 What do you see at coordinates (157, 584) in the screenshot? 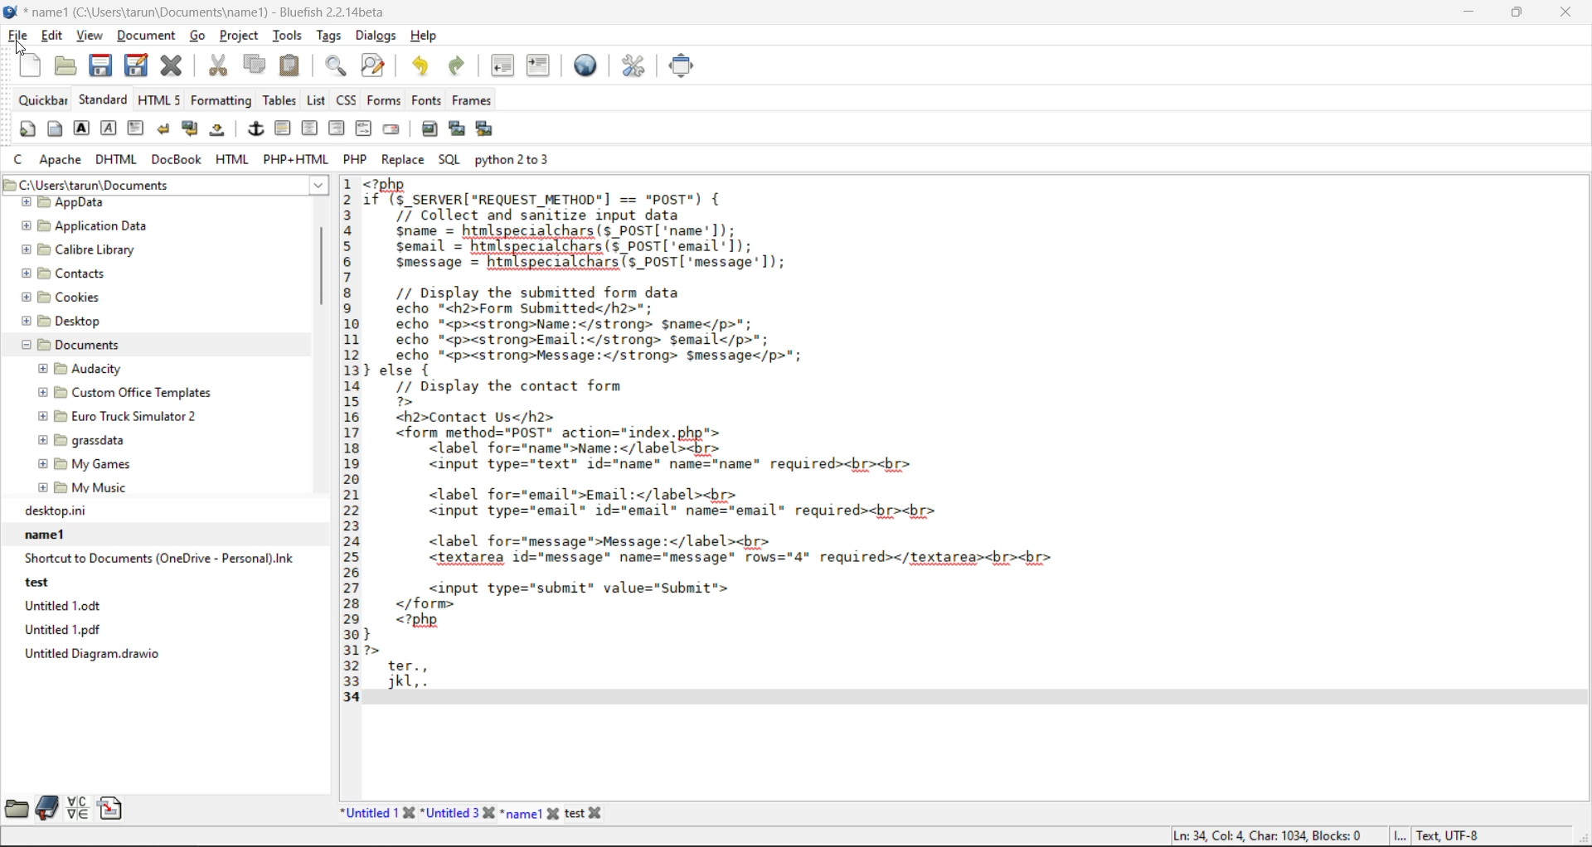
I see `recent files path` at bounding box center [157, 584].